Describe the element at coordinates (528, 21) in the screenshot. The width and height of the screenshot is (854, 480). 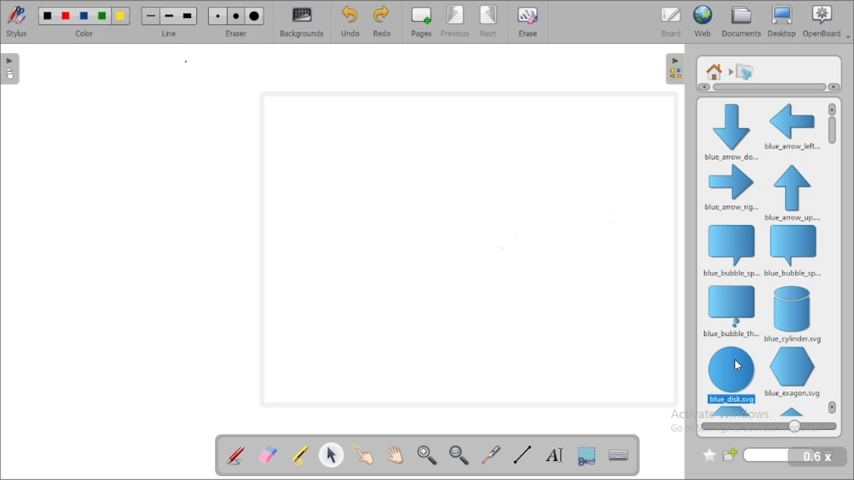
I see `erase` at that location.